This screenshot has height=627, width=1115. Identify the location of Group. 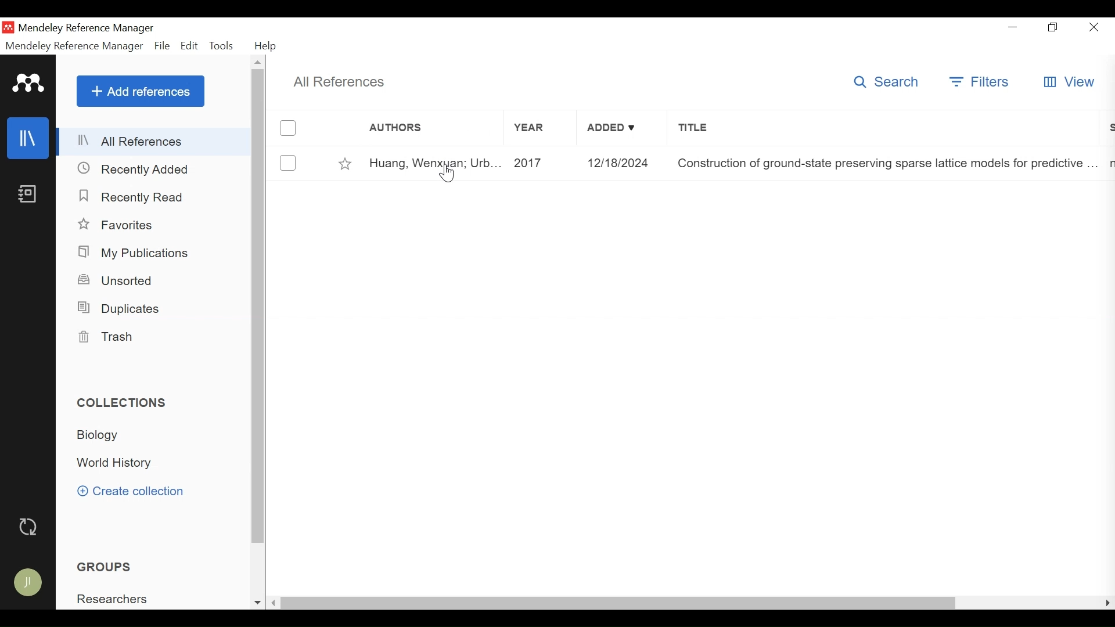
(119, 599).